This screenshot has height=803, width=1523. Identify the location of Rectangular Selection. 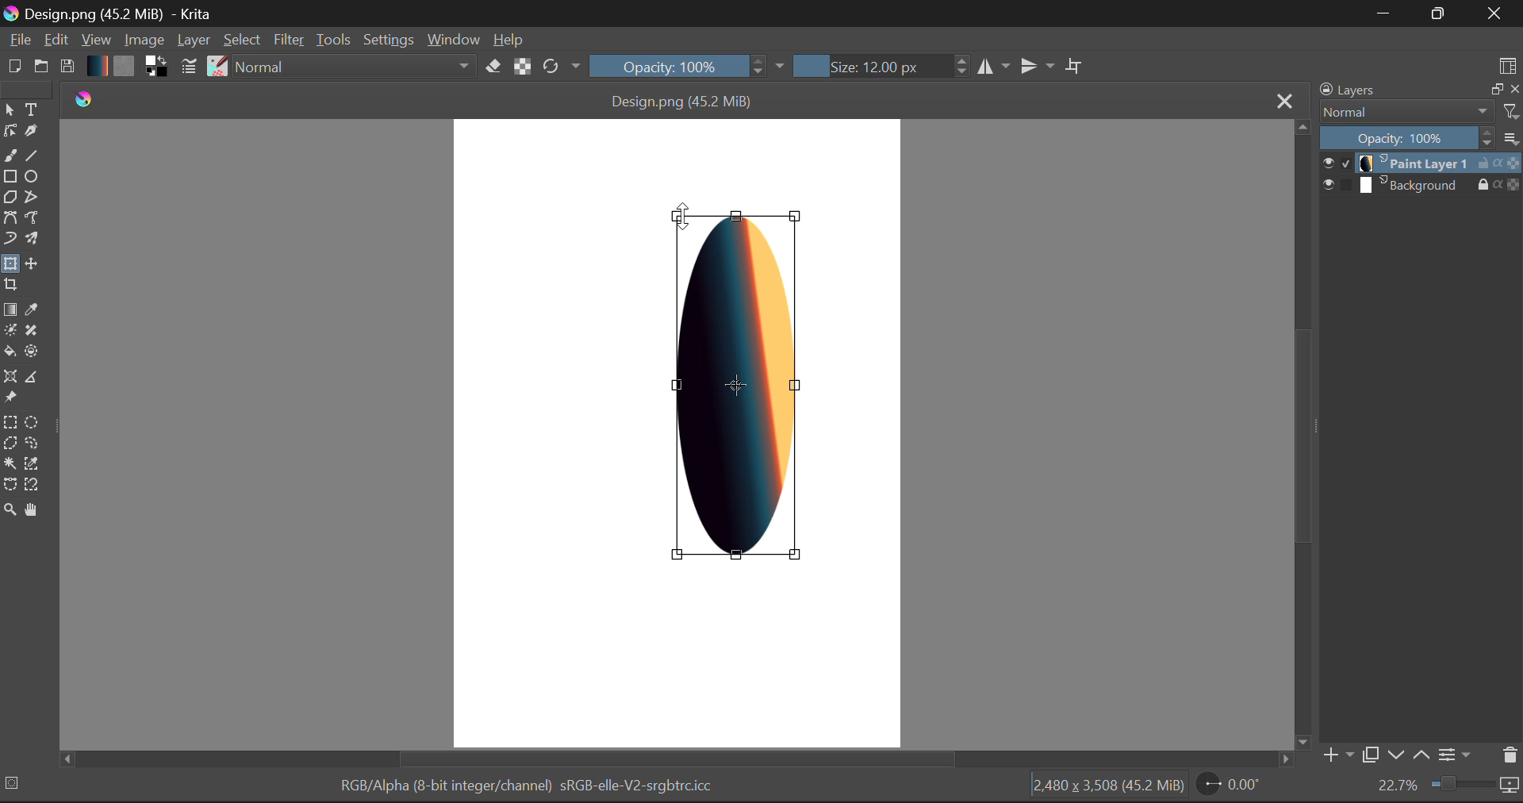
(10, 421).